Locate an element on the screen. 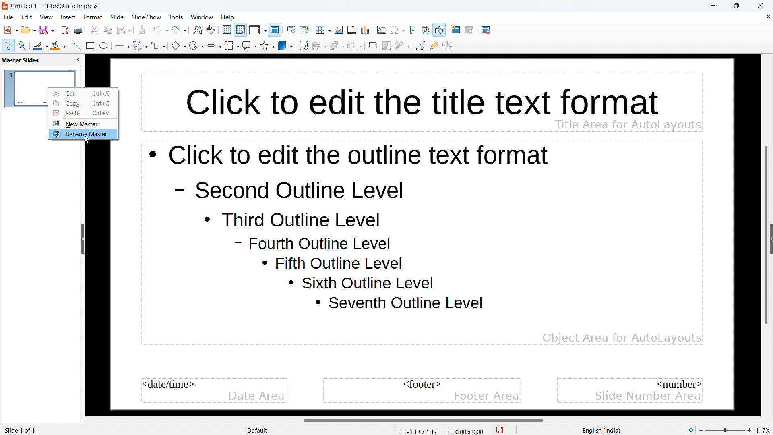  close is located at coordinates (760, 6).